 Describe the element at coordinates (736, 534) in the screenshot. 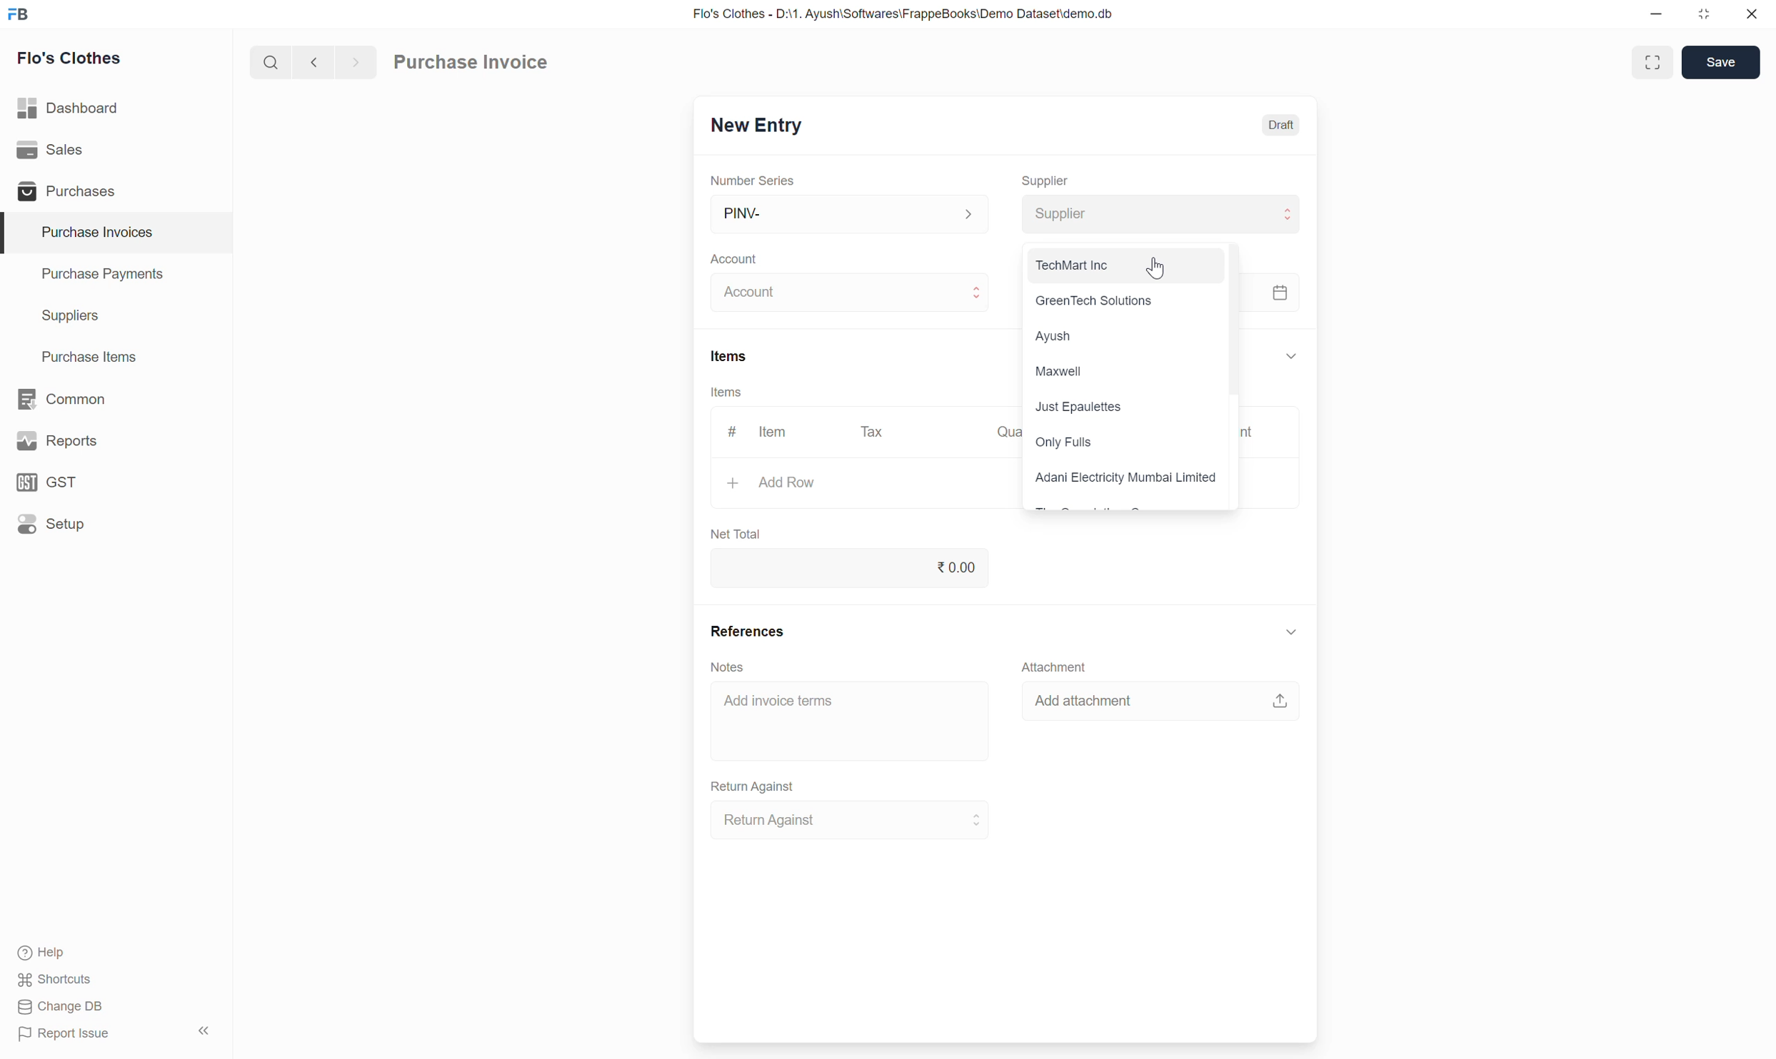

I see `Net Total` at that location.